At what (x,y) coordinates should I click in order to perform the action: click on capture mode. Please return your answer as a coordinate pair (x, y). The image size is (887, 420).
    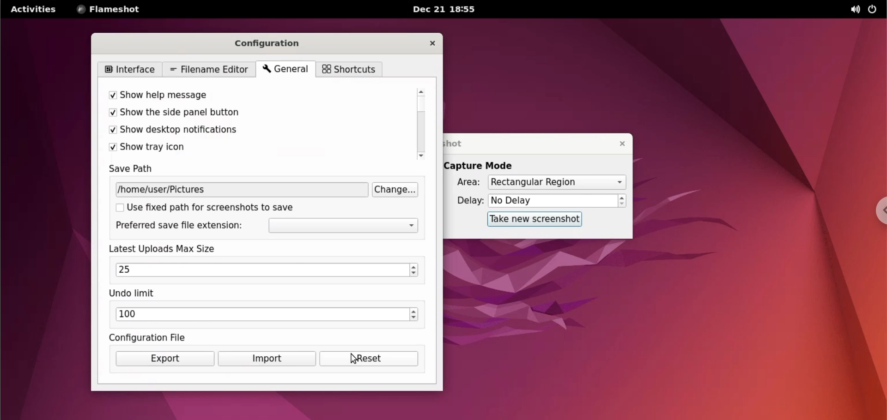
    Looking at the image, I should click on (481, 166).